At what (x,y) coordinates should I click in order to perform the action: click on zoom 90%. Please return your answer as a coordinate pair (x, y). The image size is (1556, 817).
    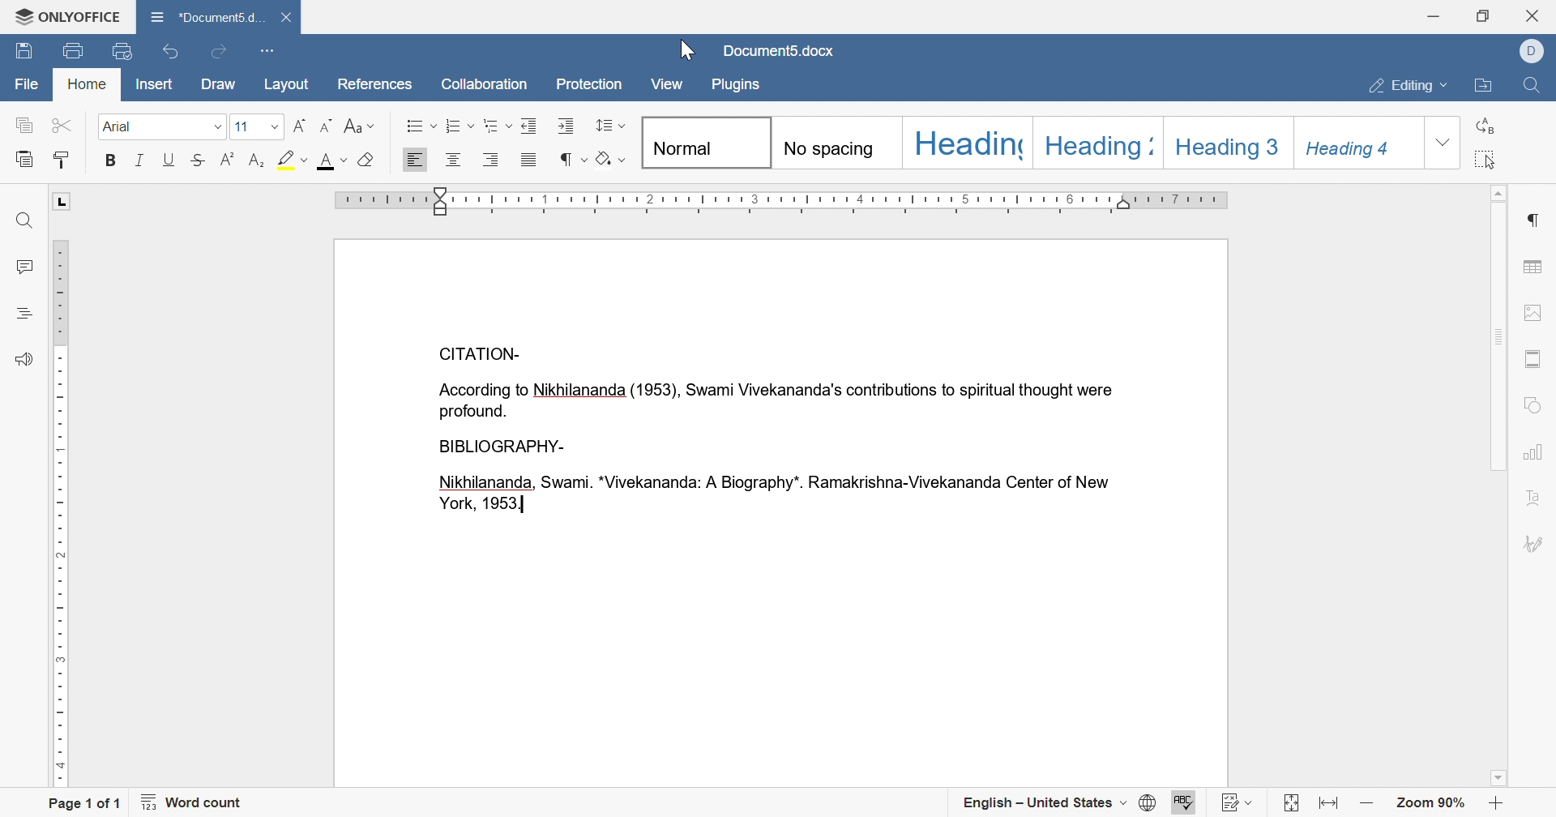
    Looking at the image, I should click on (1431, 805).